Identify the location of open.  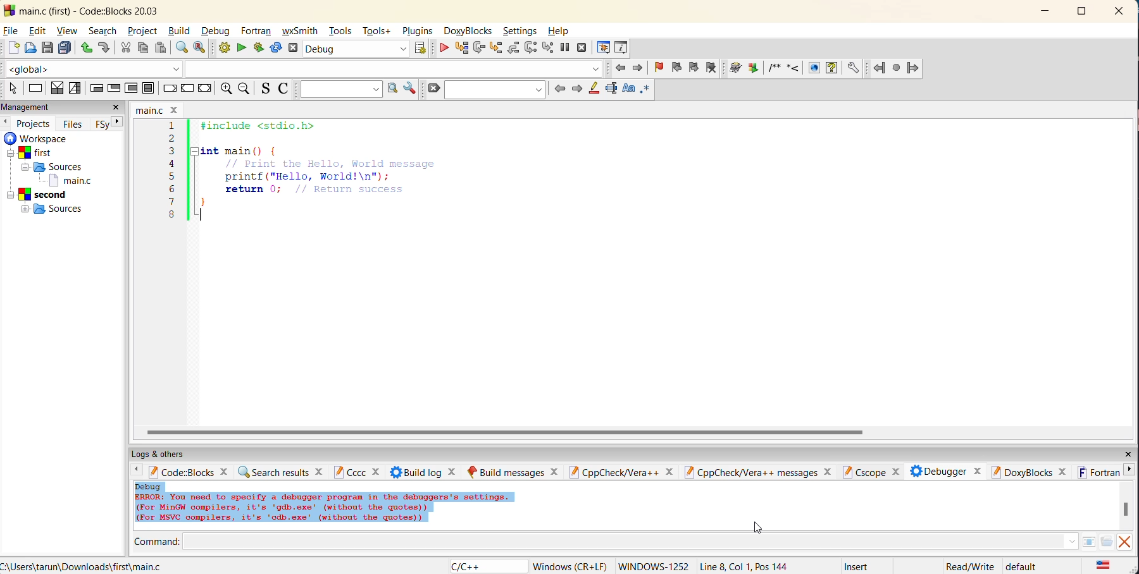
(30, 49).